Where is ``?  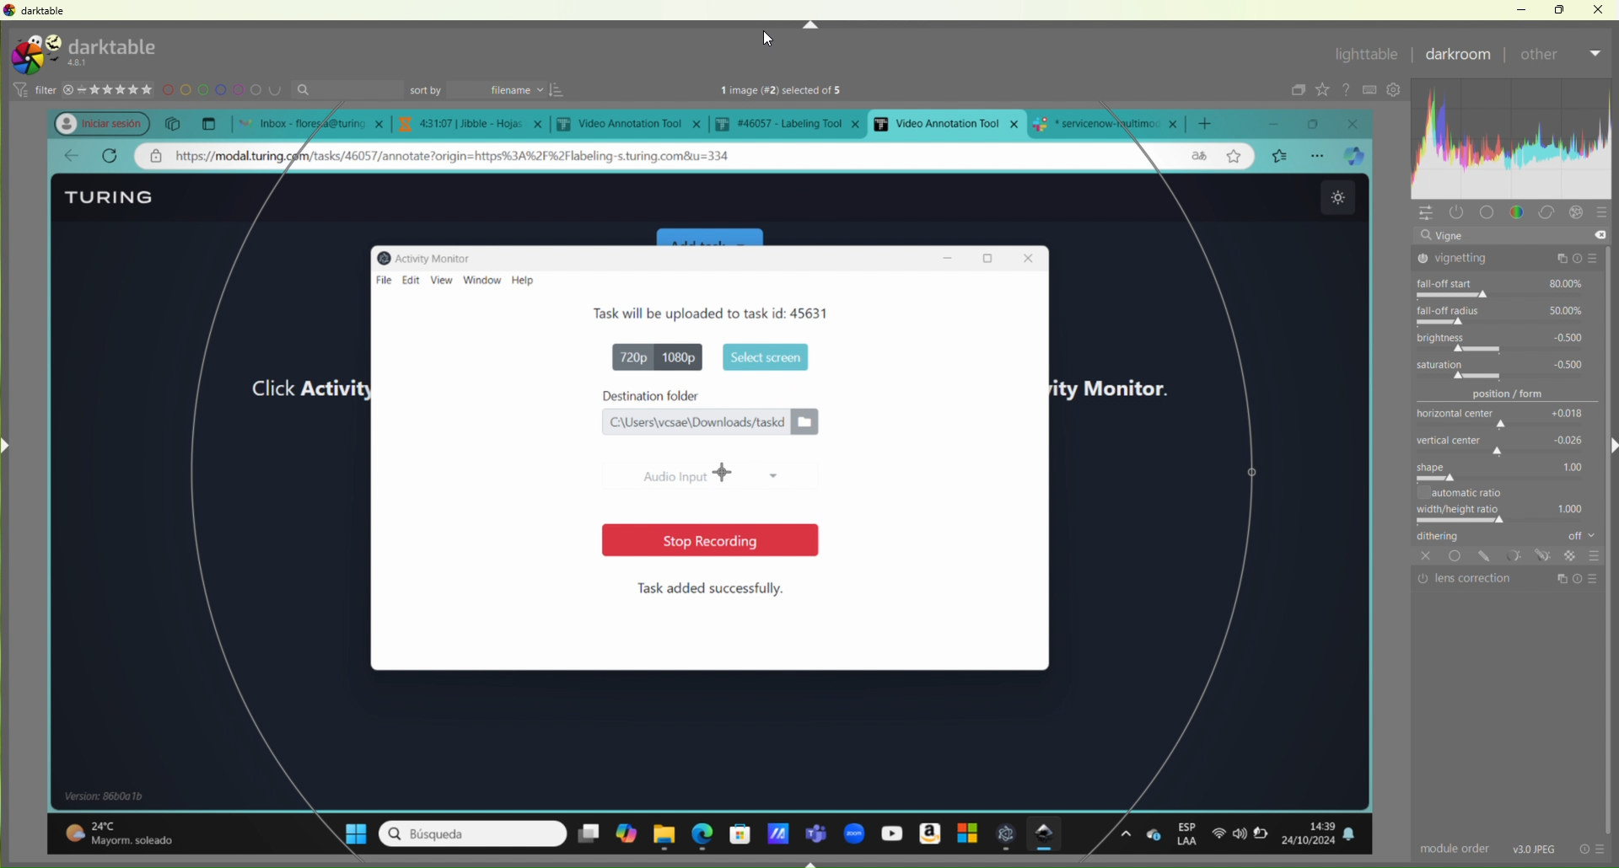
 is located at coordinates (1337, 88).